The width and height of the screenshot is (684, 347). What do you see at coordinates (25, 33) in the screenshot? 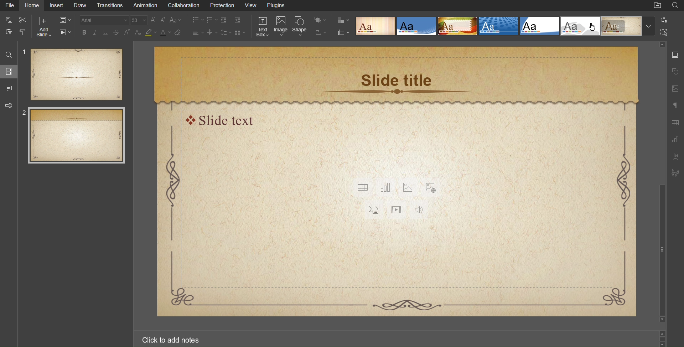
I see `copy formatting` at bounding box center [25, 33].